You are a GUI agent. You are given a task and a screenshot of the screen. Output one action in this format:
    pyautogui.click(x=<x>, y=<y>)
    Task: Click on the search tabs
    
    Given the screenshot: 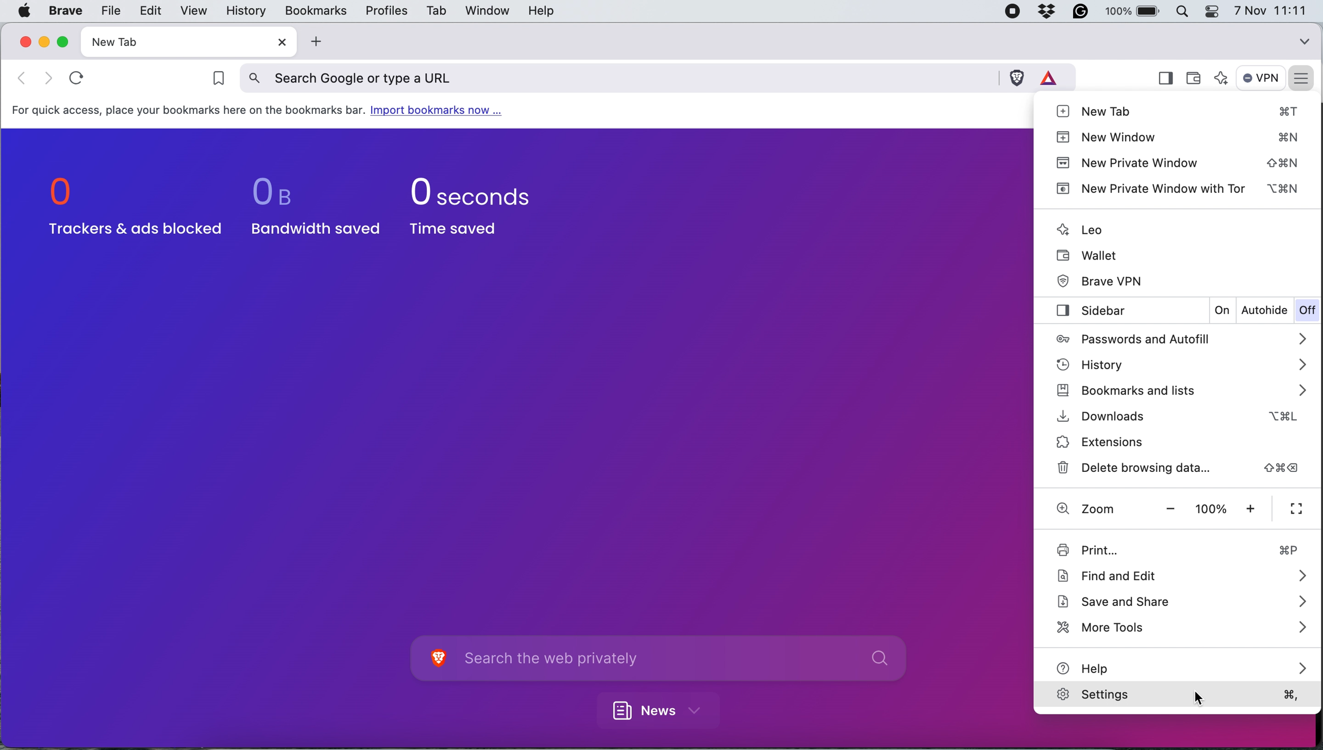 What is the action you would take?
    pyautogui.click(x=1304, y=39)
    